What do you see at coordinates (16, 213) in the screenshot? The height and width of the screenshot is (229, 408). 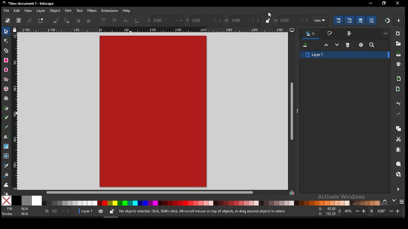 I see `stroke color` at bounding box center [16, 213].